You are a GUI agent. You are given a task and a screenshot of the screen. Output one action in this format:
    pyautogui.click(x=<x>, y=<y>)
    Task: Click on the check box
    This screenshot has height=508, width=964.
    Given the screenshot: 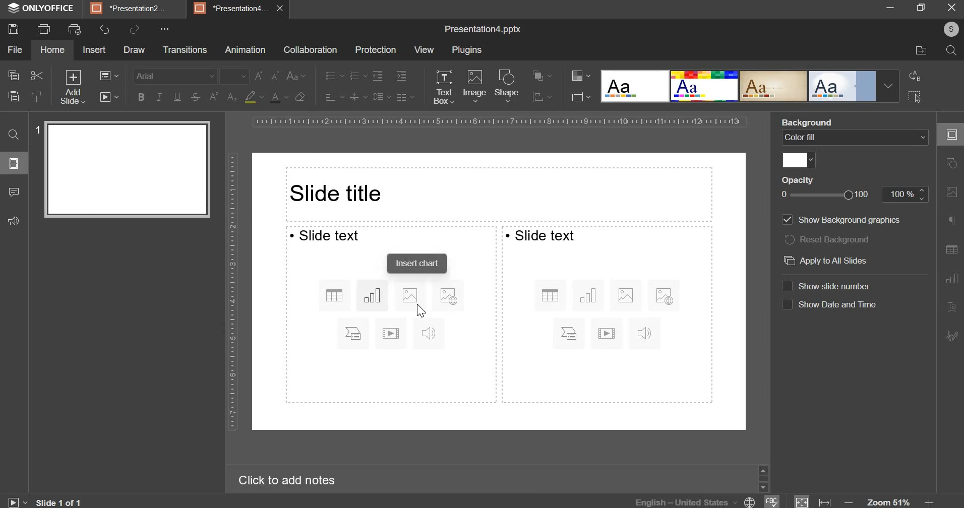 What is the action you would take?
    pyautogui.click(x=787, y=305)
    